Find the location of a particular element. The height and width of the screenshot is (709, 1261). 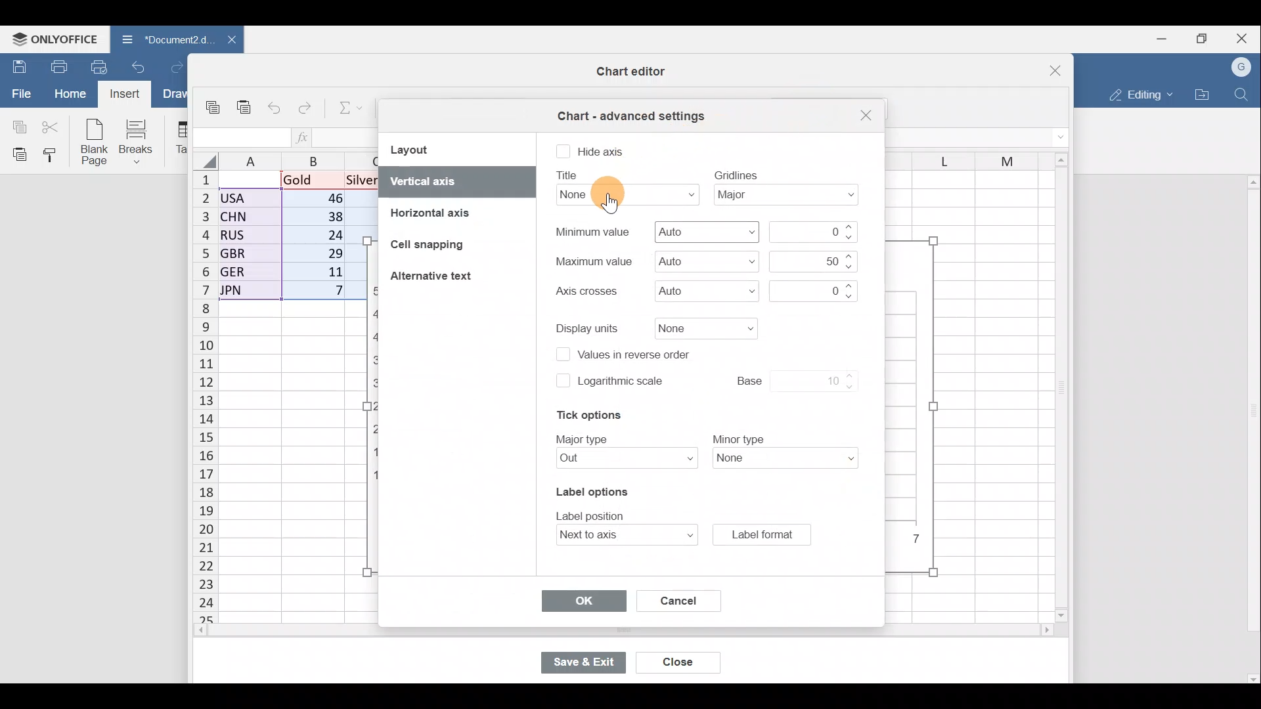

checkbox is located at coordinates (562, 380).